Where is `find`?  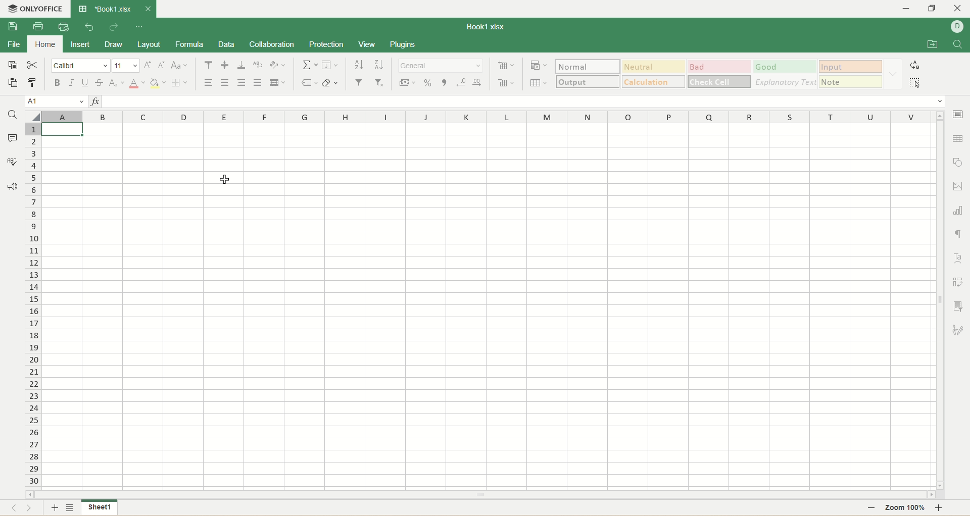
find is located at coordinates (958, 44).